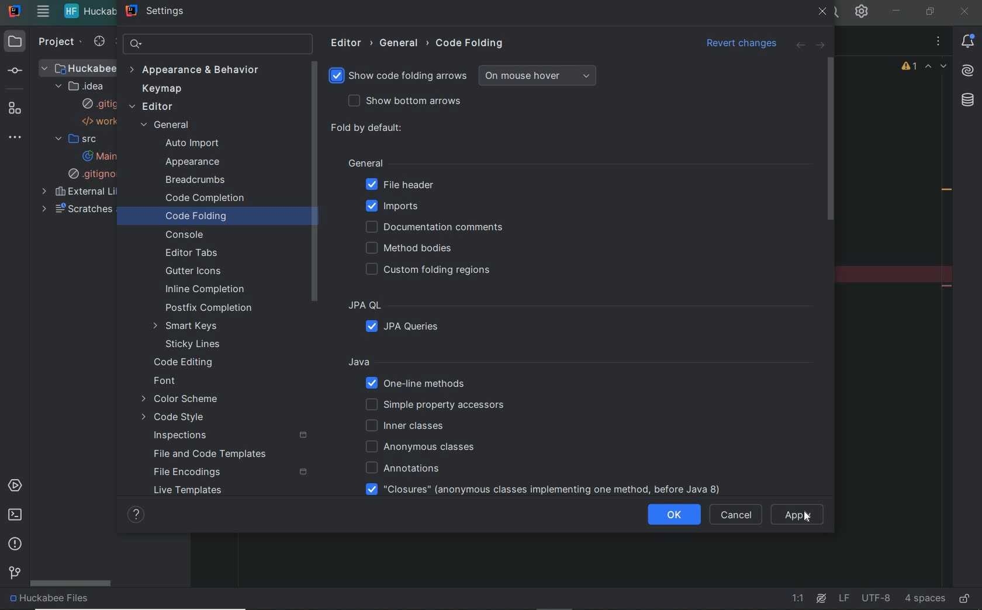  I want to click on general, so click(167, 126).